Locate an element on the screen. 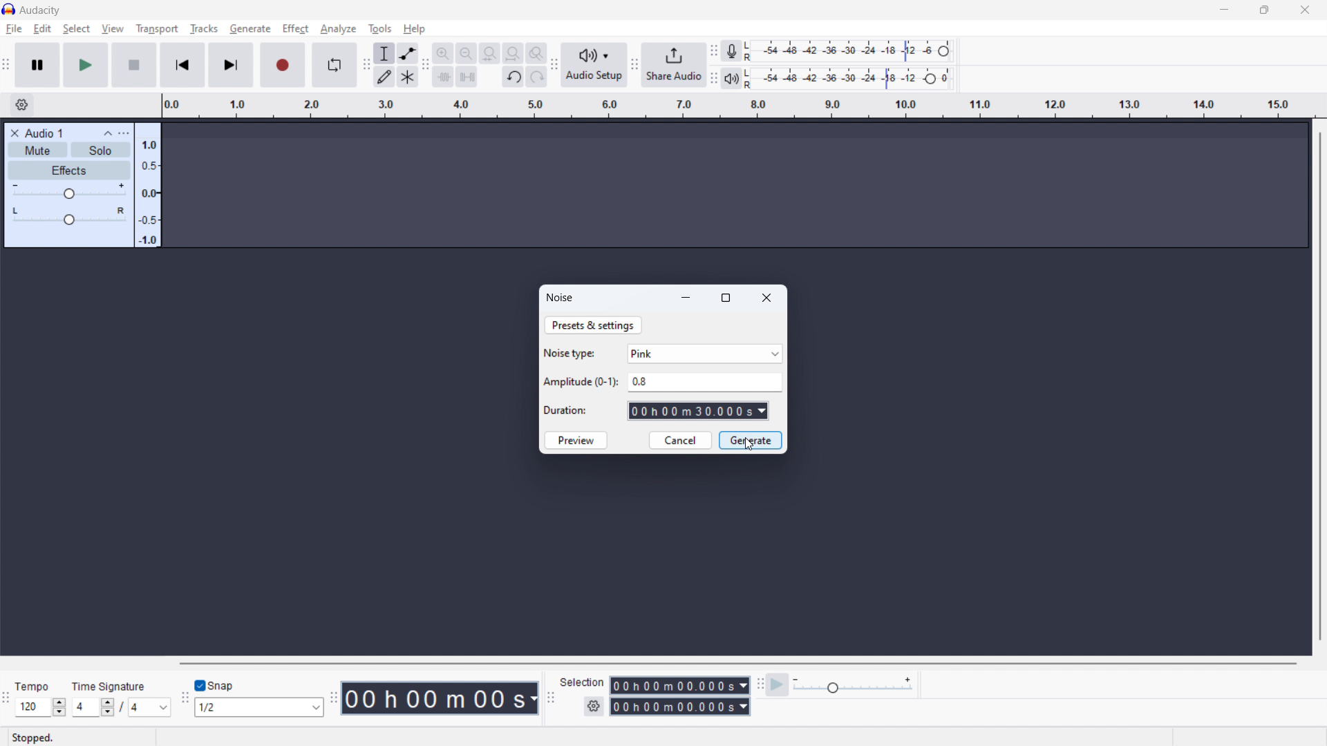  selection settings is located at coordinates (594, 707).